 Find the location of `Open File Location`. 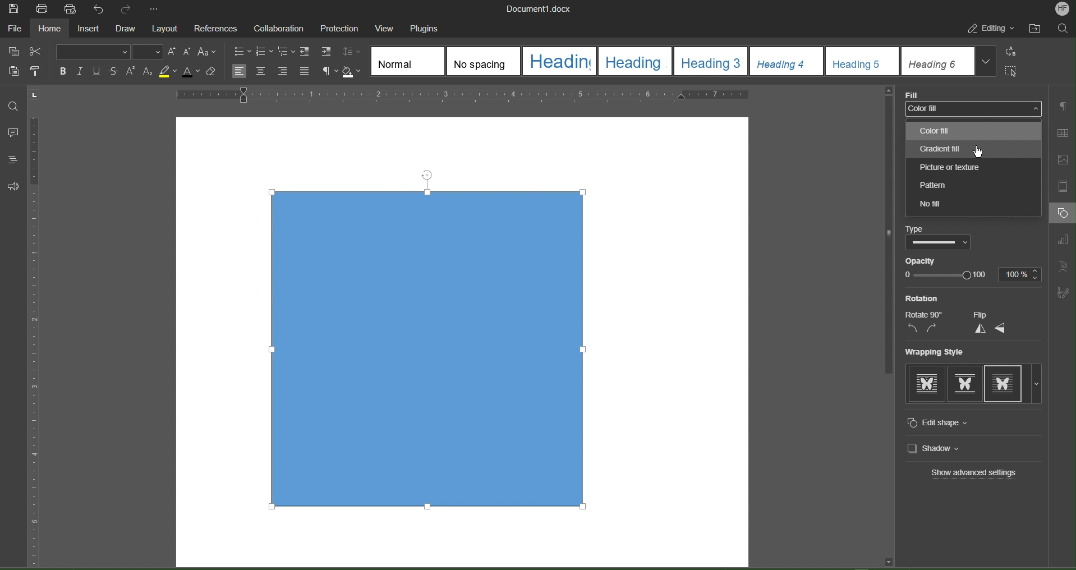

Open File Location is located at coordinates (1036, 30).